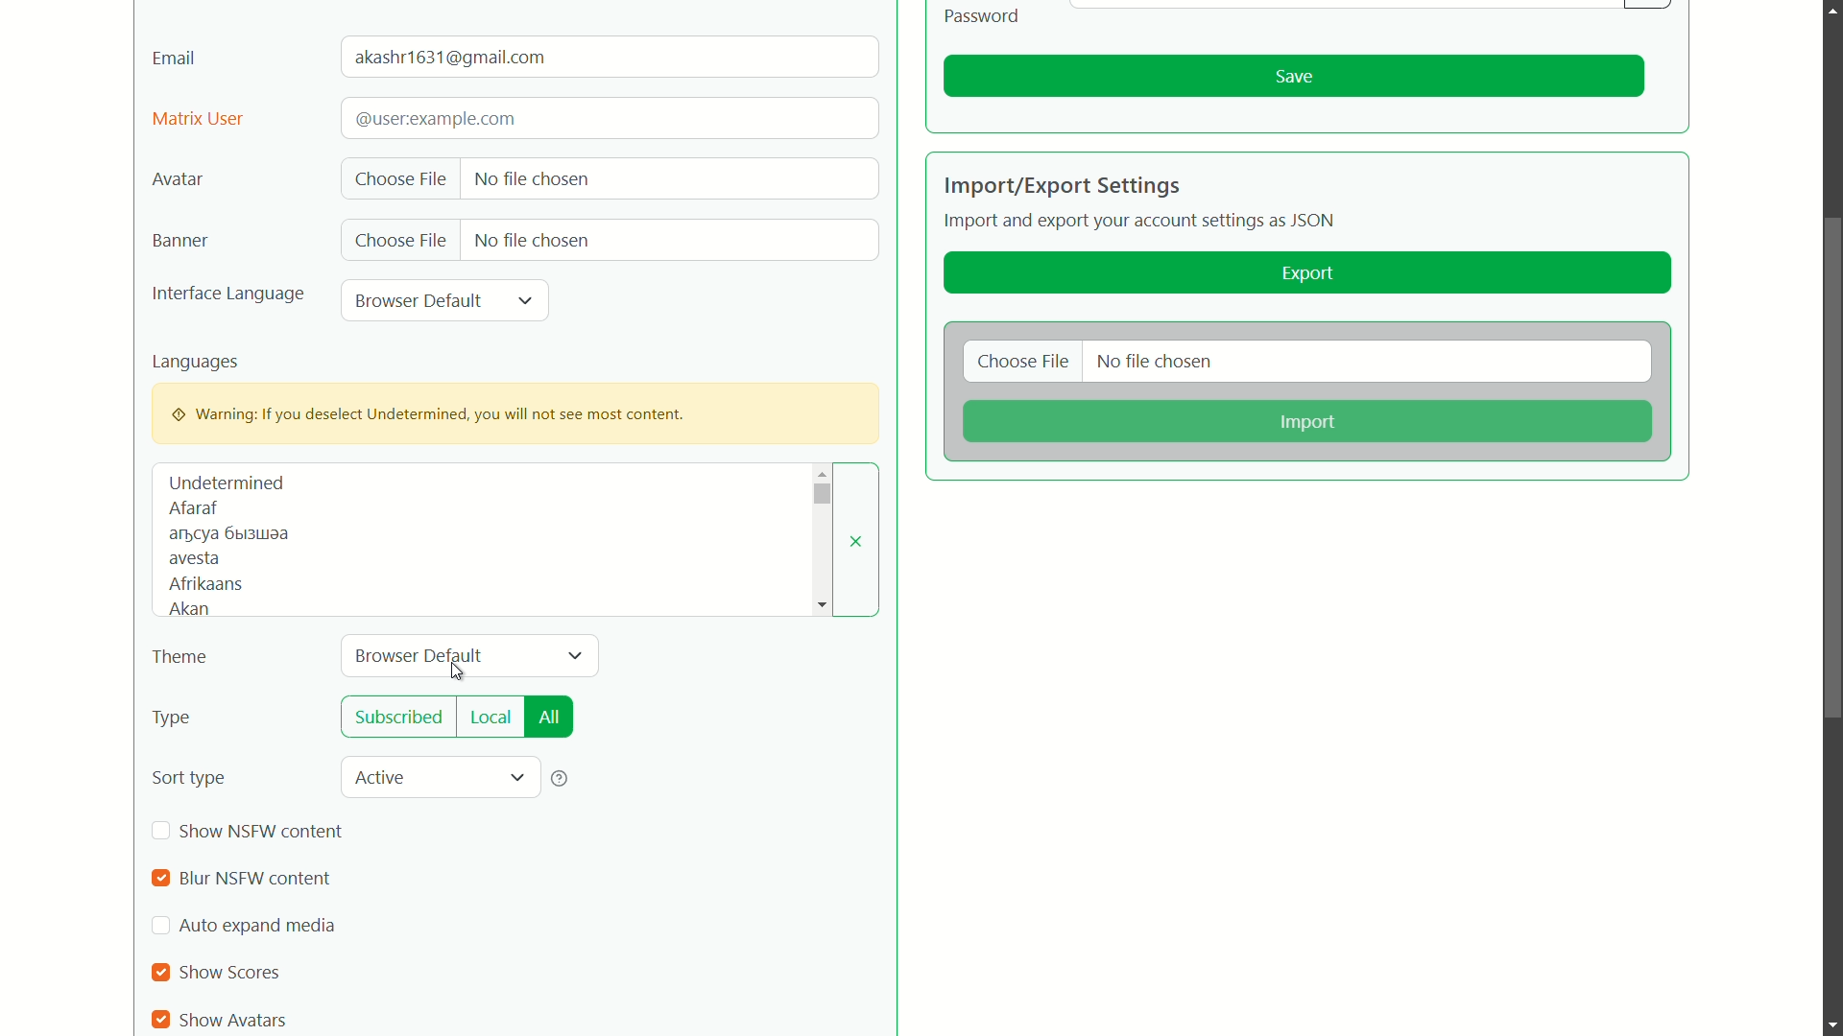 The width and height of the screenshot is (1843, 1036). What do you see at coordinates (400, 718) in the screenshot?
I see `subscribed` at bounding box center [400, 718].